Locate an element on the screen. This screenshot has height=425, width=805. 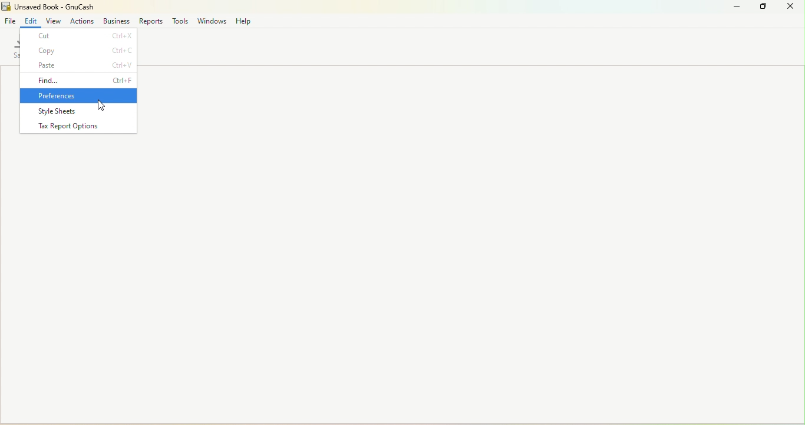
Actions is located at coordinates (83, 20).